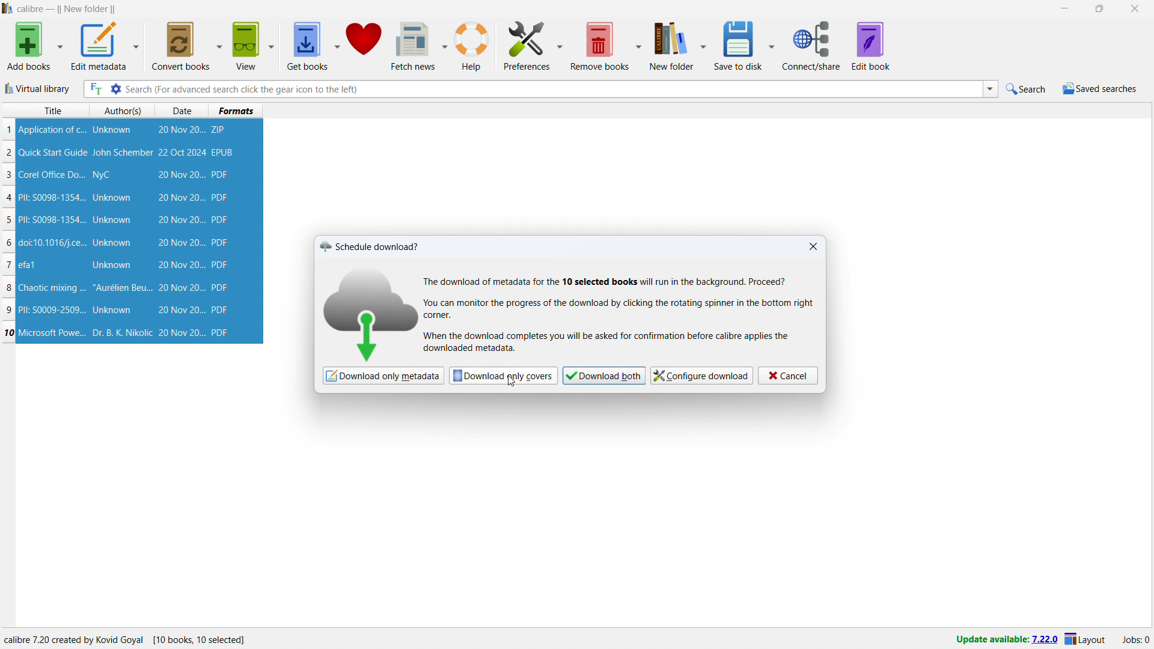 The image size is (1154, 649). What do you see at coordinates (364, 46) in the screenshot?
I see `donate to calibre` at bounding box center [364, 46].